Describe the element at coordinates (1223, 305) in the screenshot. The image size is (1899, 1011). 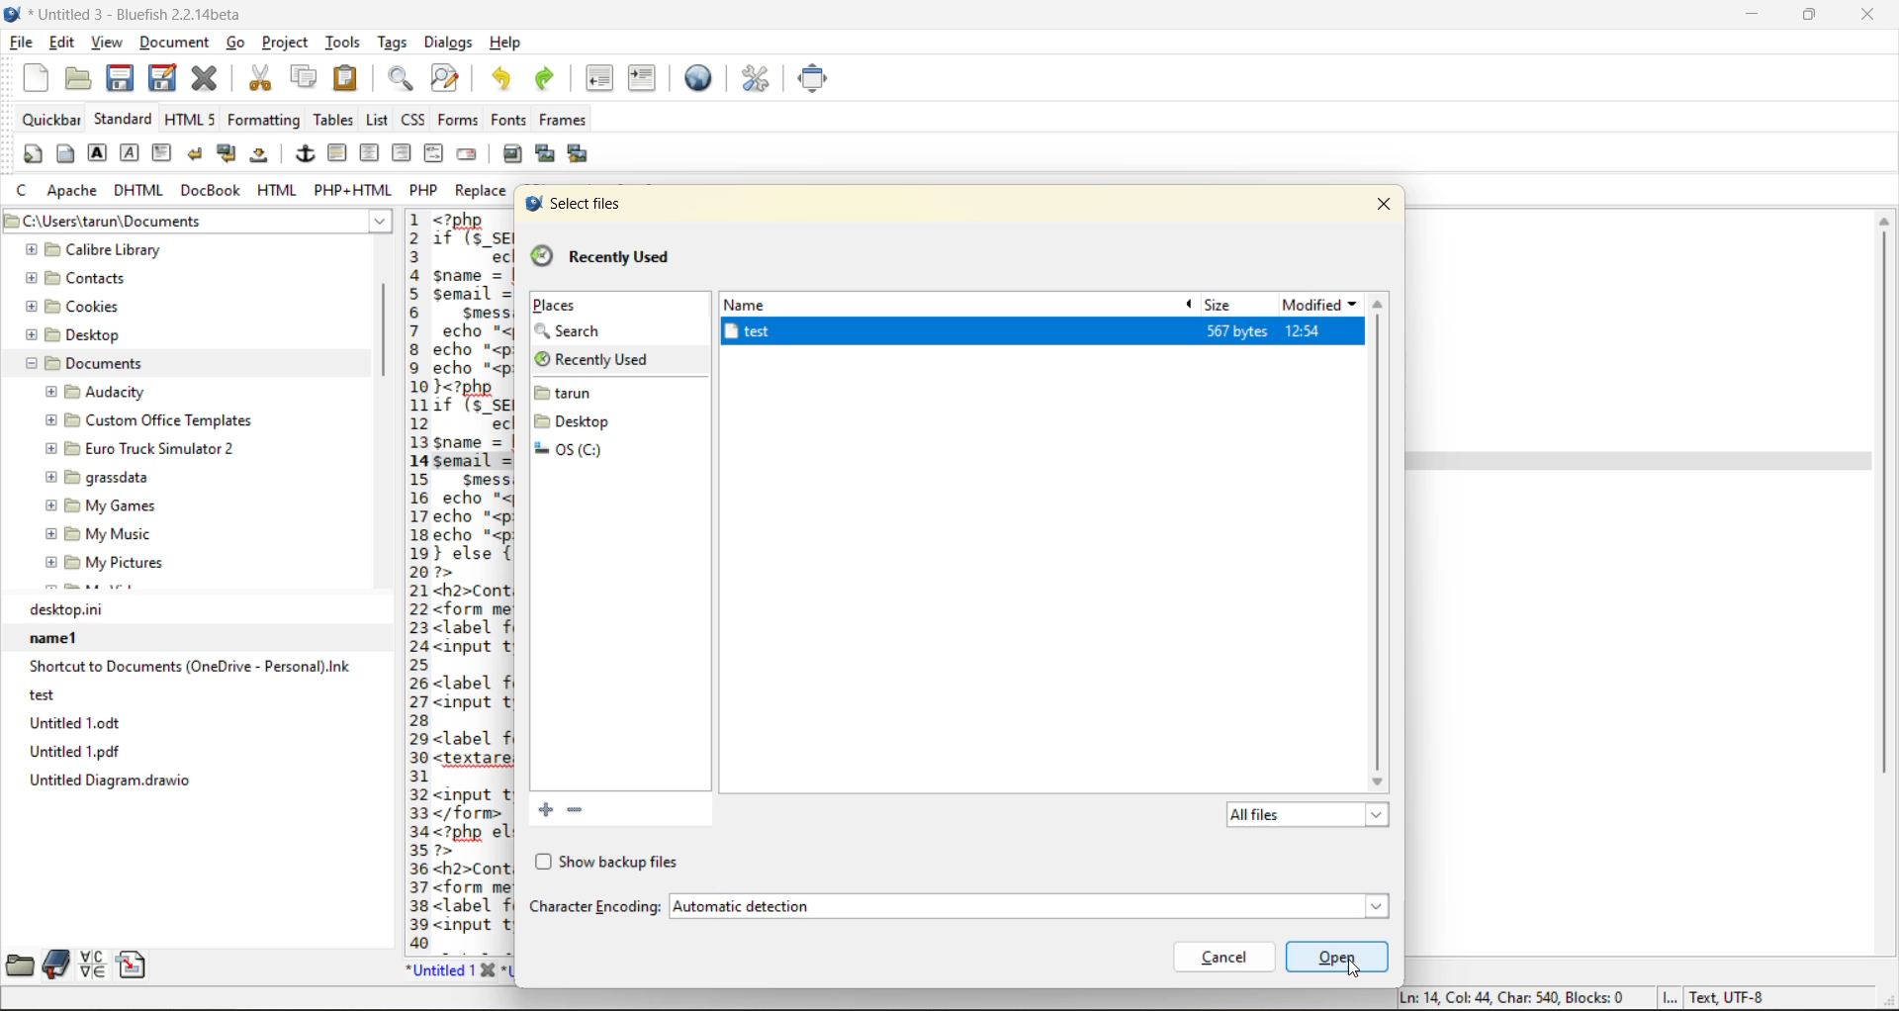
I see `size` at that location.